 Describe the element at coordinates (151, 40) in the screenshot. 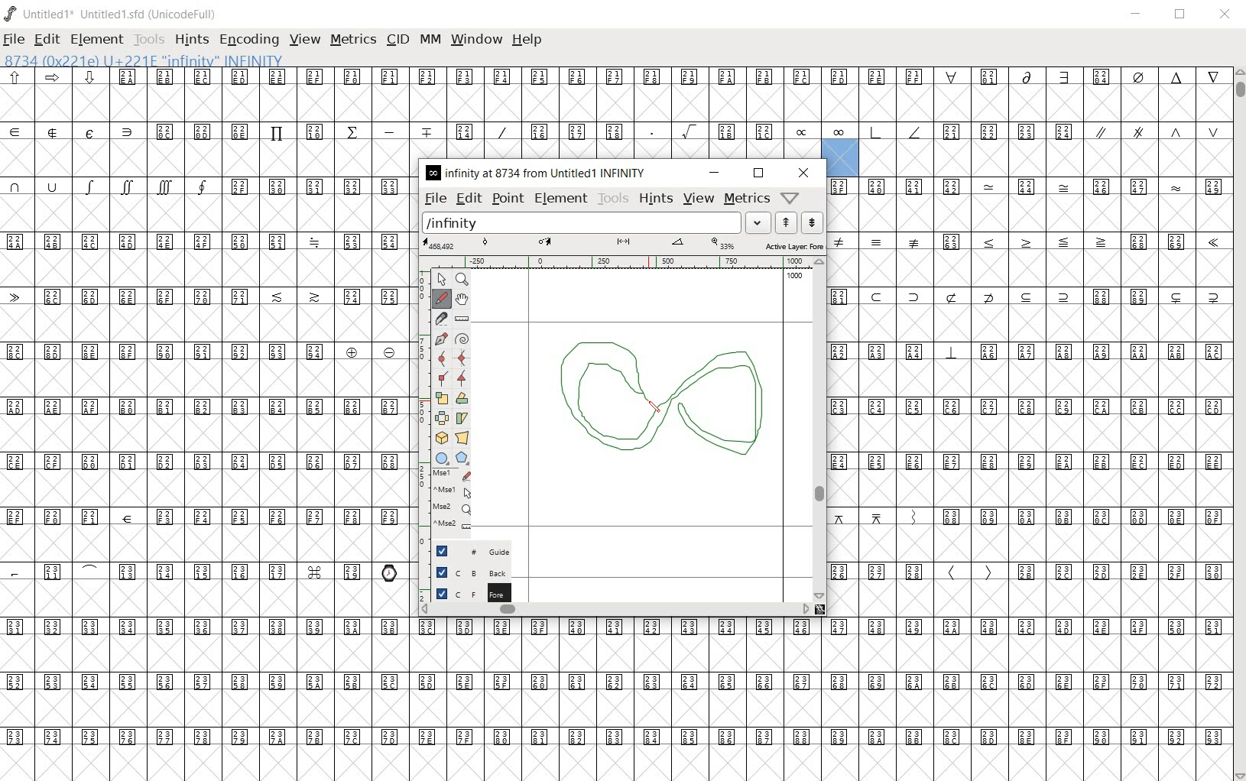

I see `tools` at that location.